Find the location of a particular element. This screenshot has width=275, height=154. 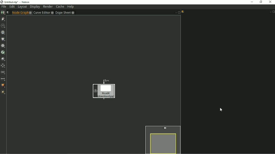

GMIC is located at coordinates (4, 86).